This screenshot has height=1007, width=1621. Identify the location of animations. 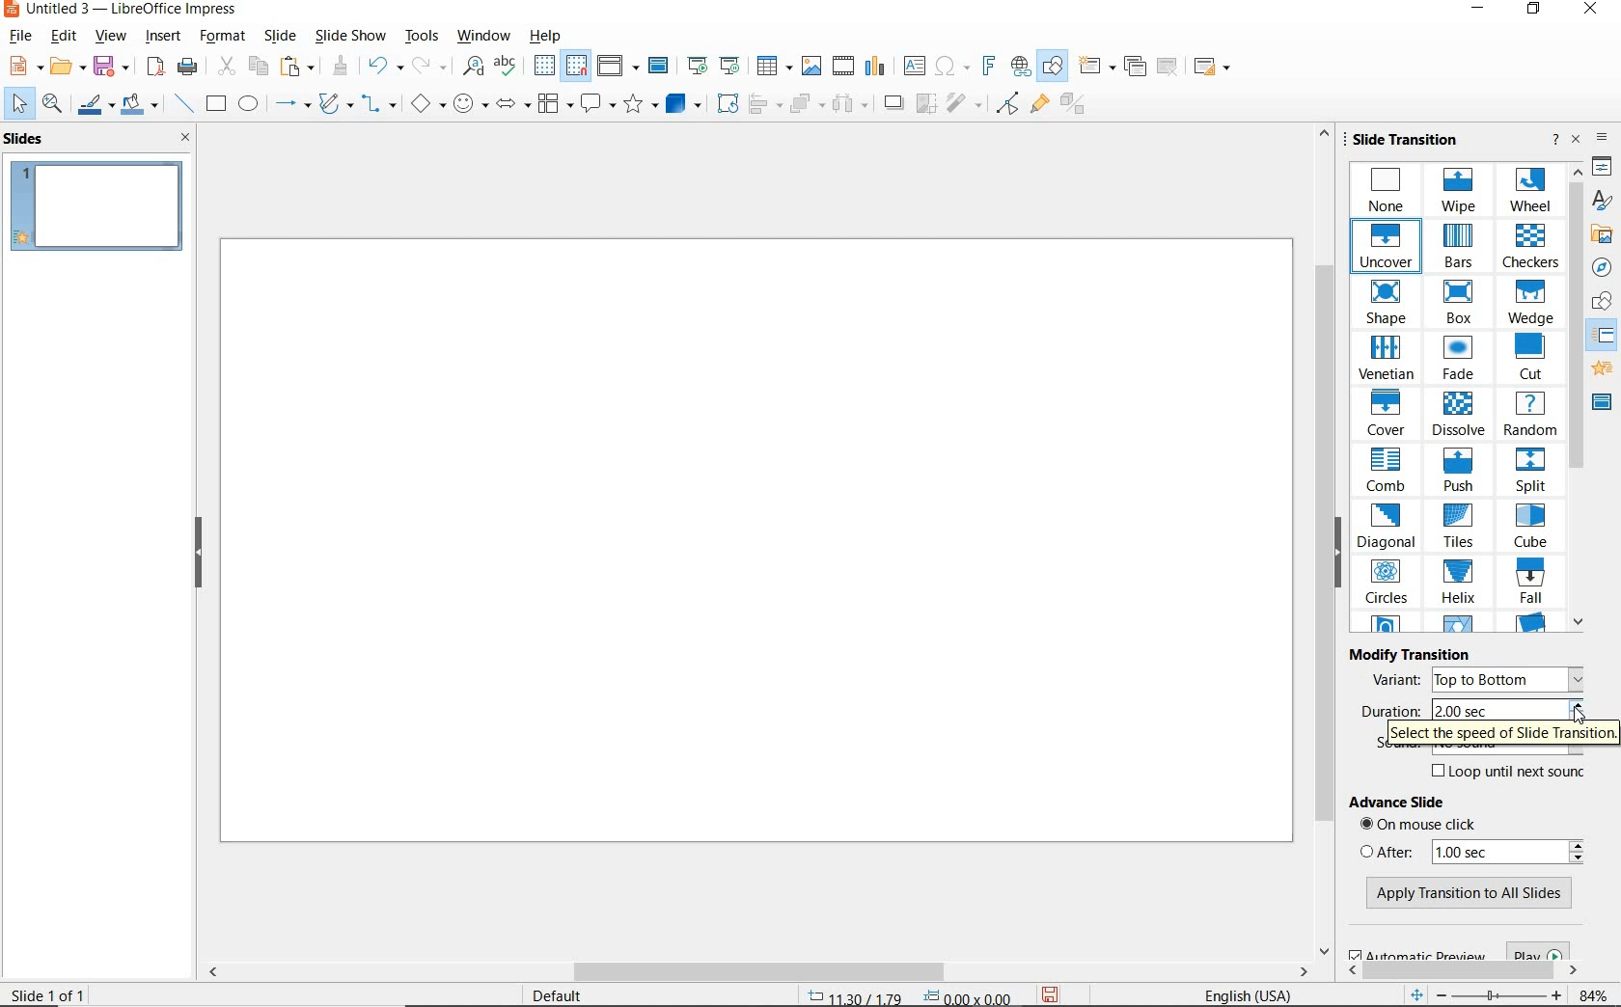
(1602, 369).